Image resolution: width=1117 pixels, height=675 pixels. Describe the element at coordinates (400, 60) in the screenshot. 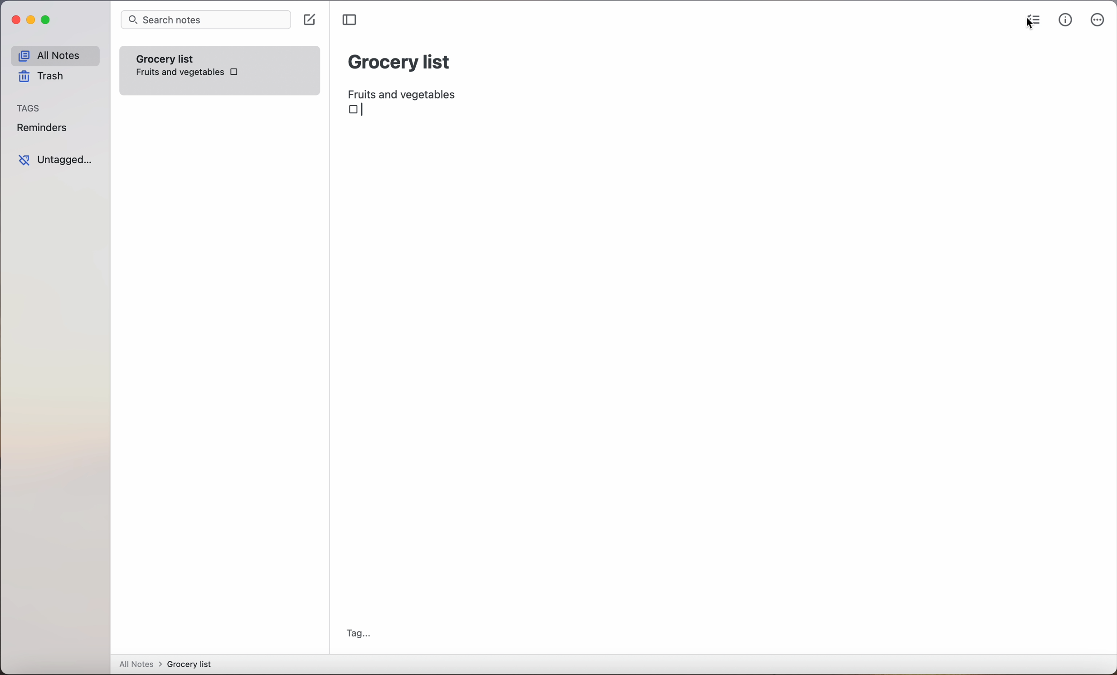

I see `grocery list` at that location.